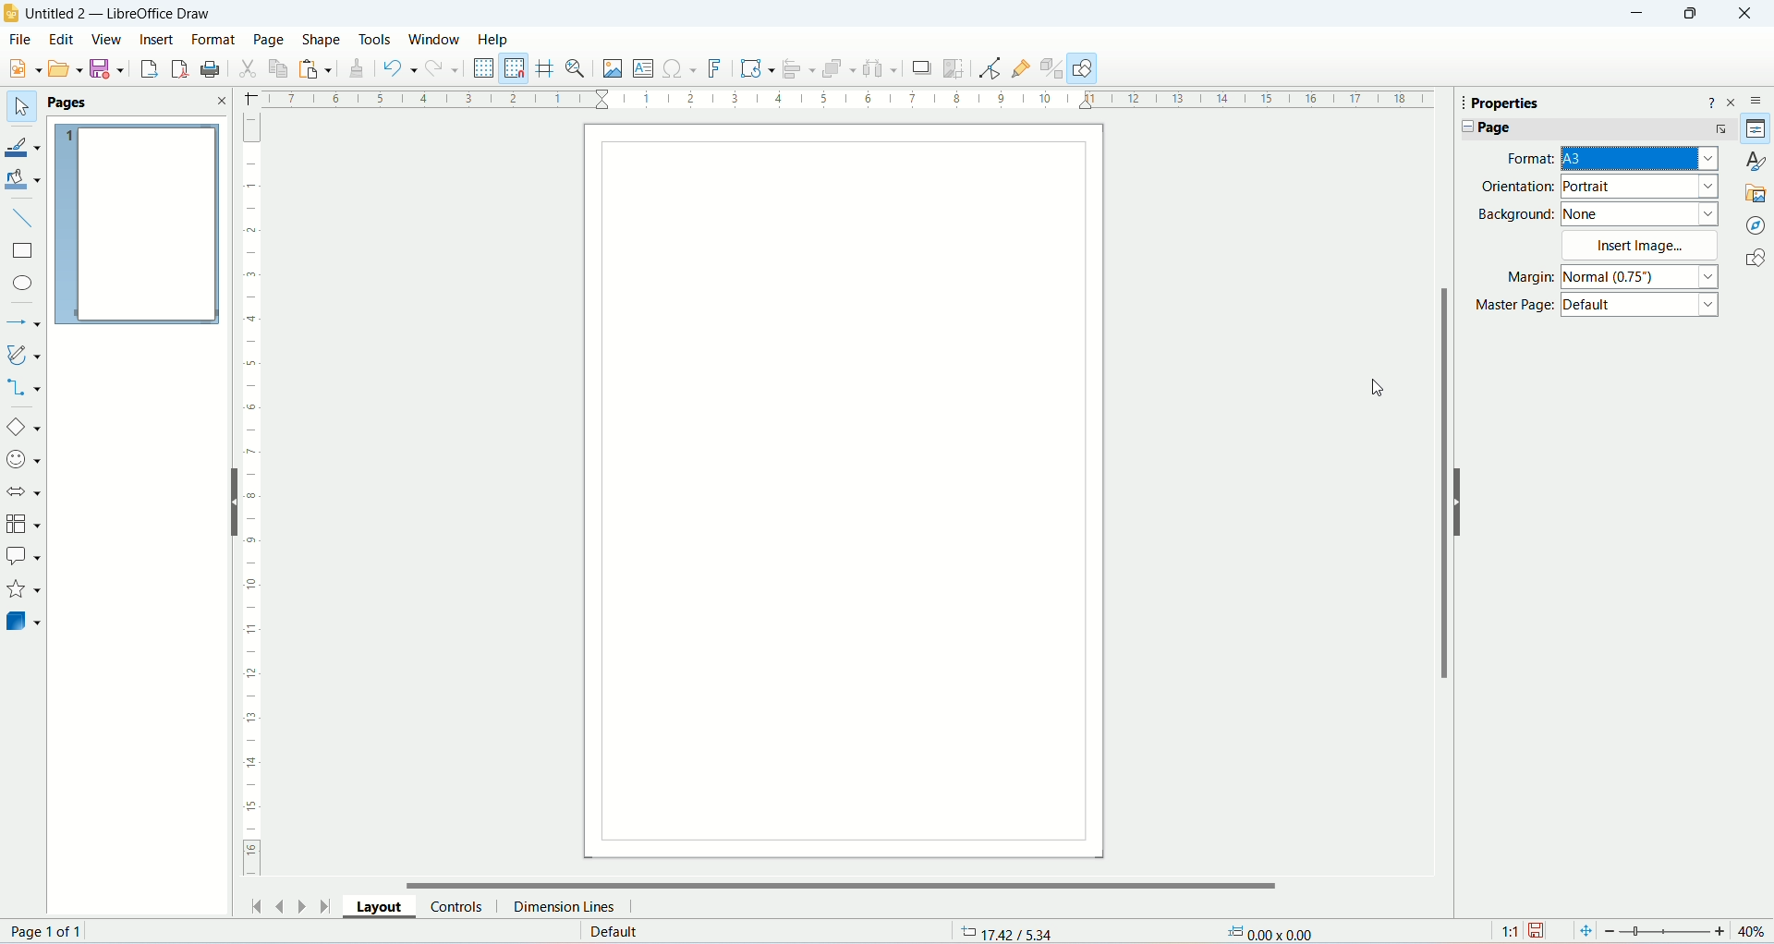  I want to click on fit page to current window, so click(1584, 930).